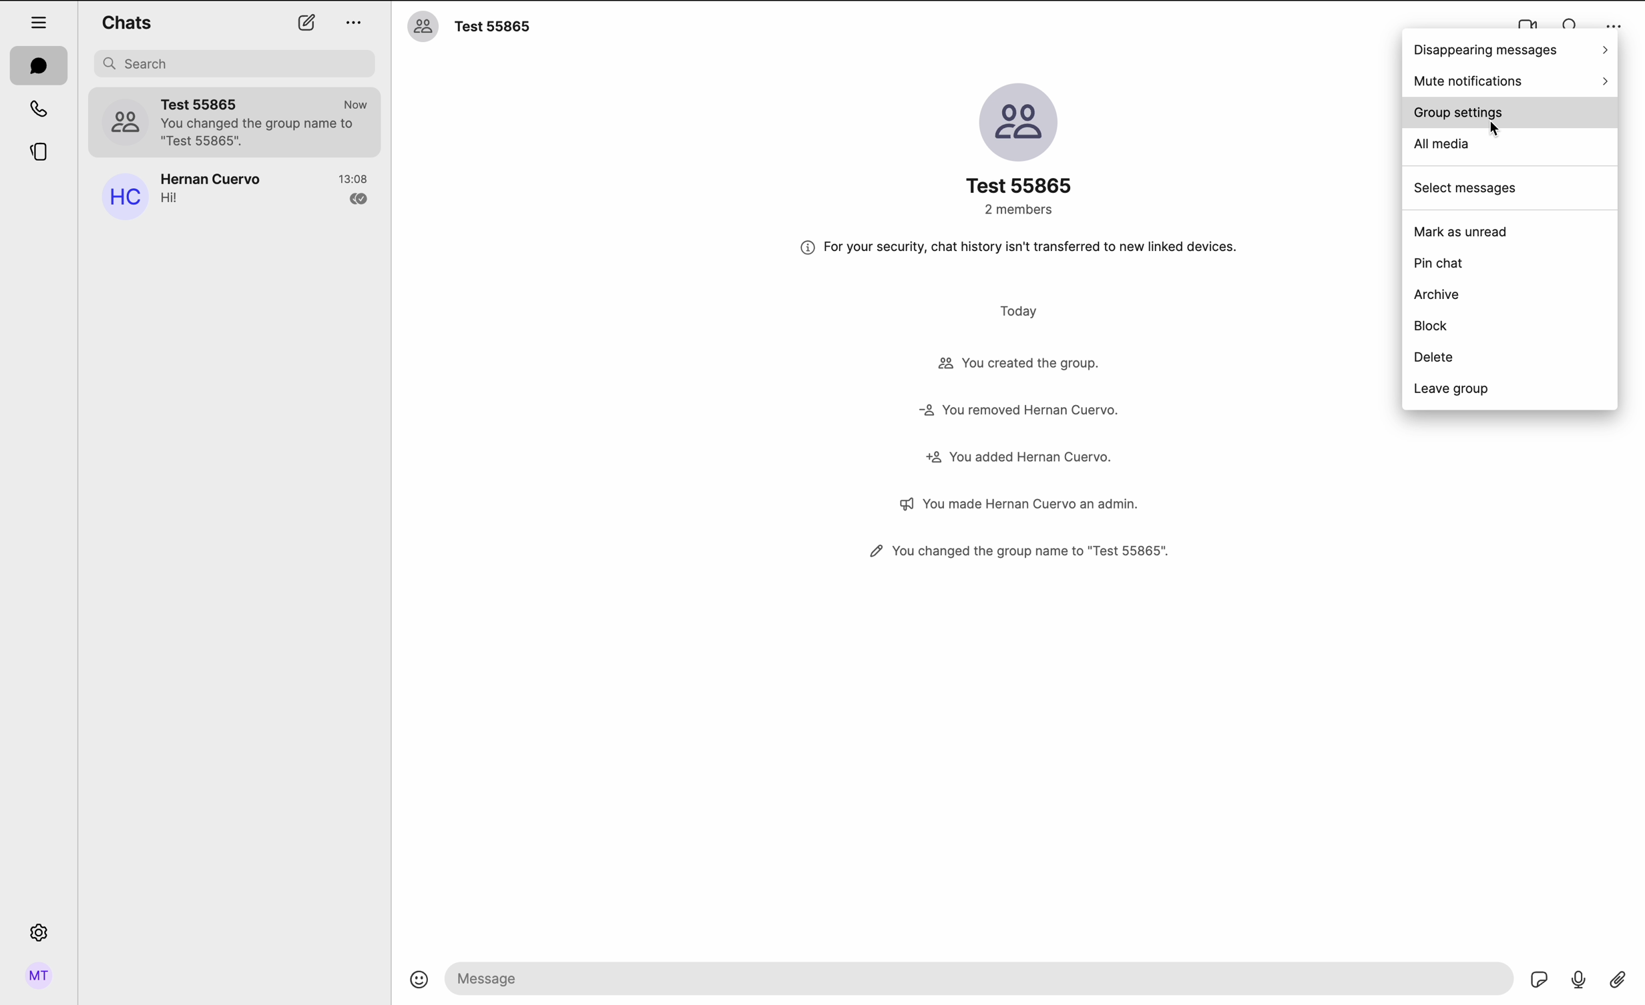 Image resolution: width=1645 pixels, height=1005 pixels. I want to click on calls, so click(38, 107).